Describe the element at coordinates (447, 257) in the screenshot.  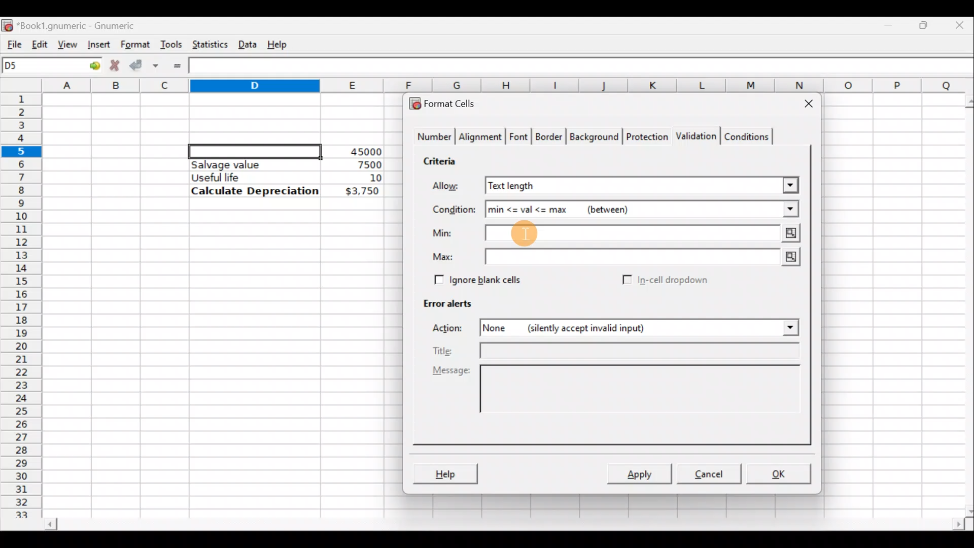
I see `Max` at that location.